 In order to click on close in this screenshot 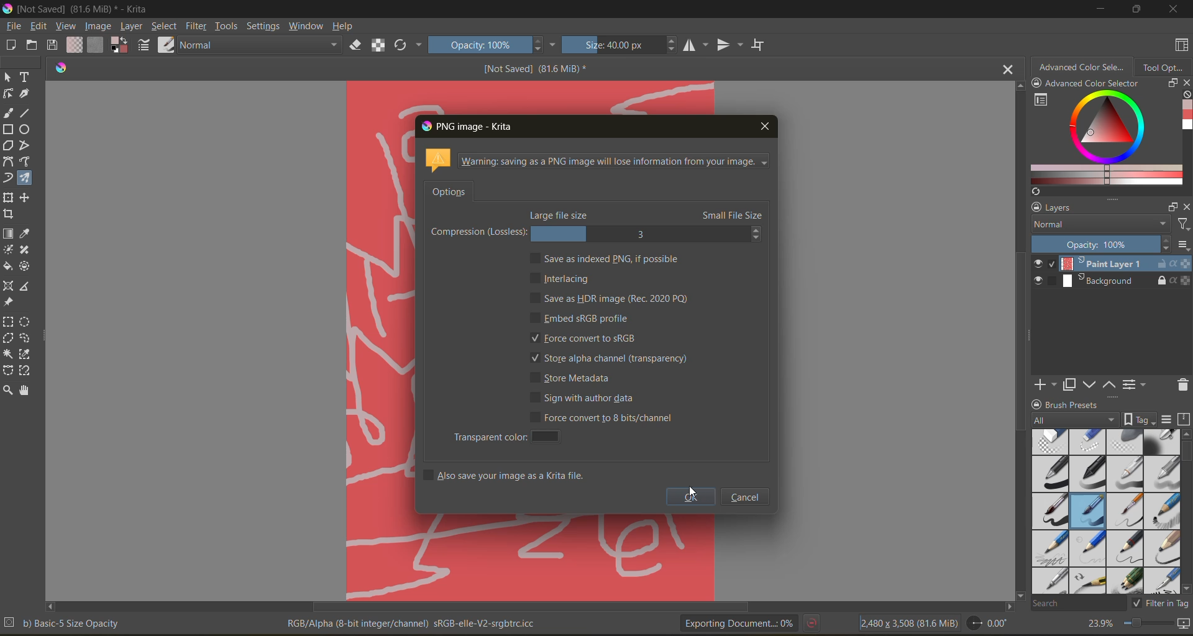, I will do `click(765, 127)`.